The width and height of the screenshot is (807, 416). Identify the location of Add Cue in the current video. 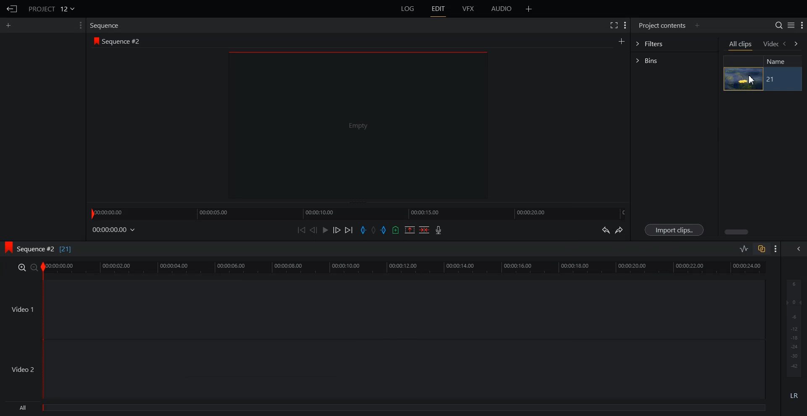
(396, 229).